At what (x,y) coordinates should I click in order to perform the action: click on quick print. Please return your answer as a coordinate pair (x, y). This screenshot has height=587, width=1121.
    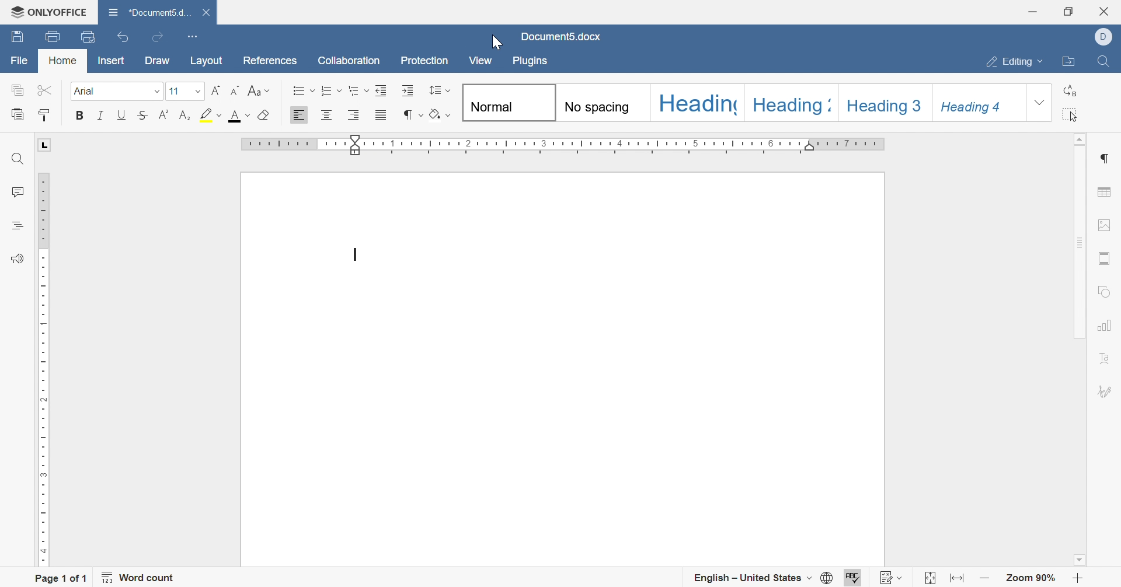
    Looking at the image, I should click on (89, 35).